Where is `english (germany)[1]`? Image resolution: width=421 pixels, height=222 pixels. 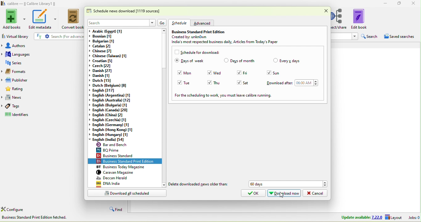 english (germany)[1] is located at coordinates (114, 125).